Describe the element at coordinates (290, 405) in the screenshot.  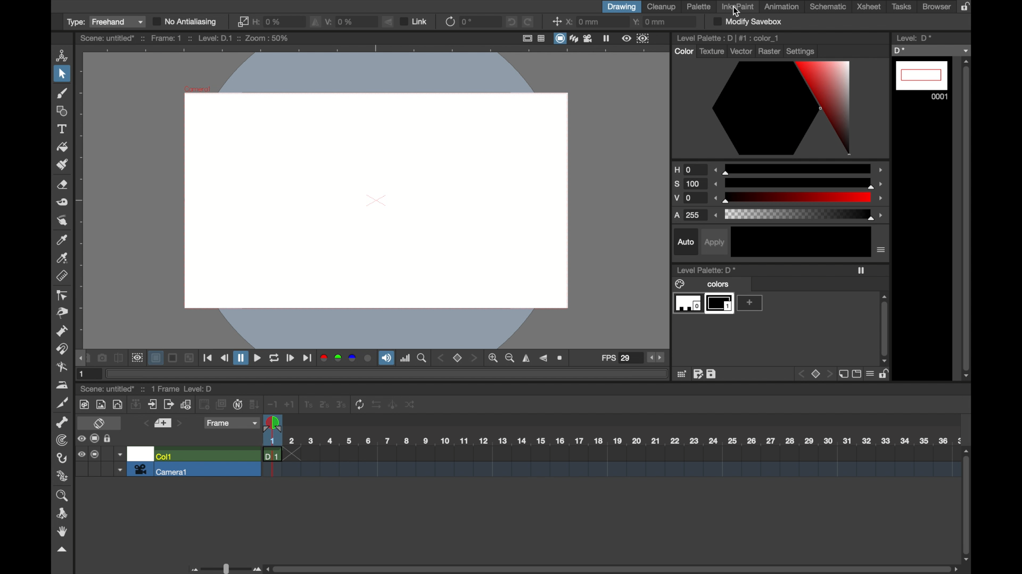
I see `+1` at that location.